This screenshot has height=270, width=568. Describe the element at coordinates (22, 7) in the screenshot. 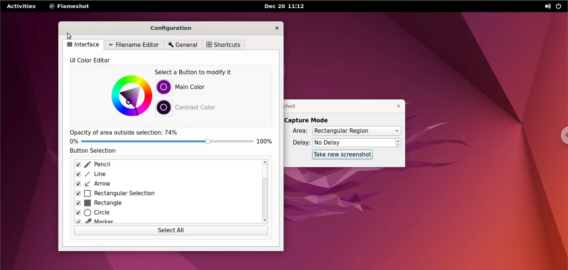

I see `activities` at that location.